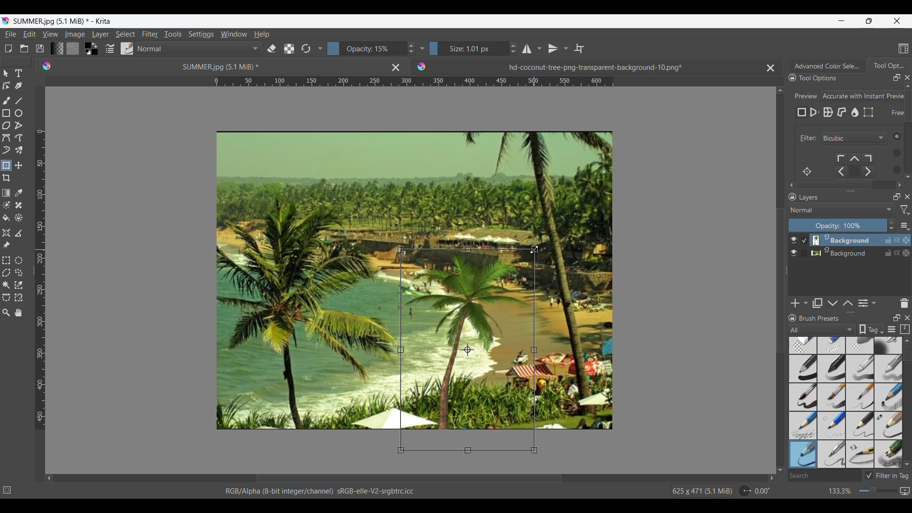 Image resolution: width=912 pixels, height=513 pixels. Describe the element at coordinates (233, 34) in the screenshot. I see `Window` at that location.